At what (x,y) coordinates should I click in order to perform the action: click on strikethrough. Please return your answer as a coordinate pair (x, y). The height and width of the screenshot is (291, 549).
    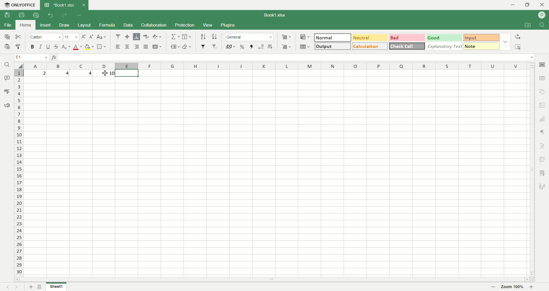
    Looking at the image, I should click on (56, 47).